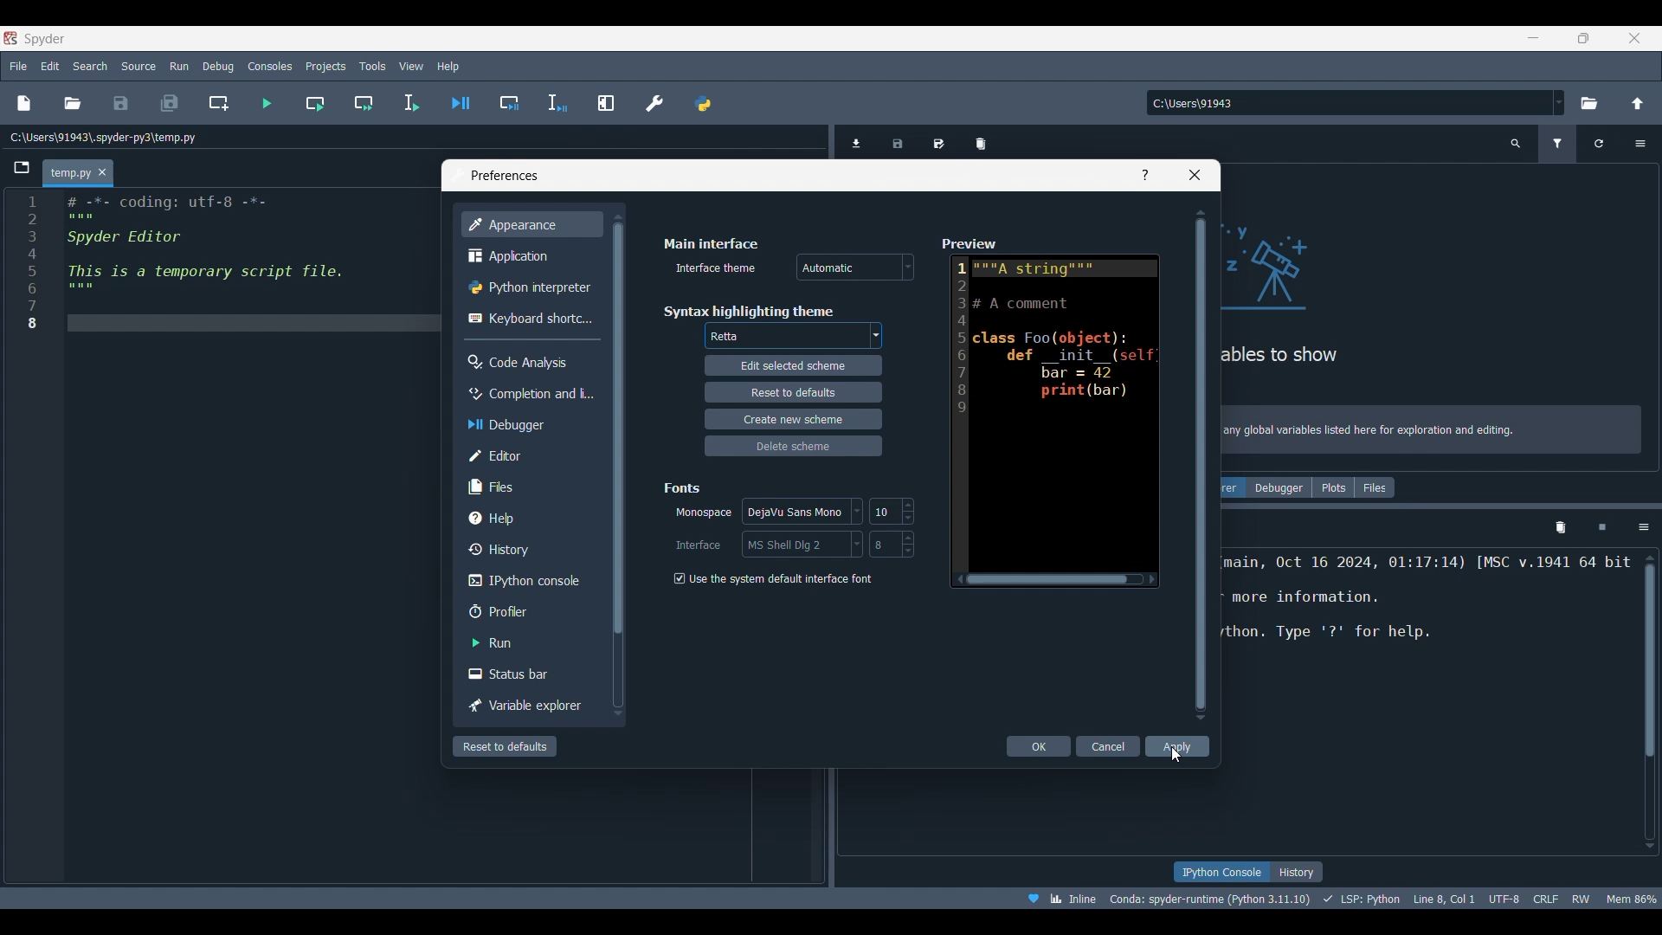 The width and height of the screenshot is (1662, 935). I want to click on Section title, so click(748, 311).